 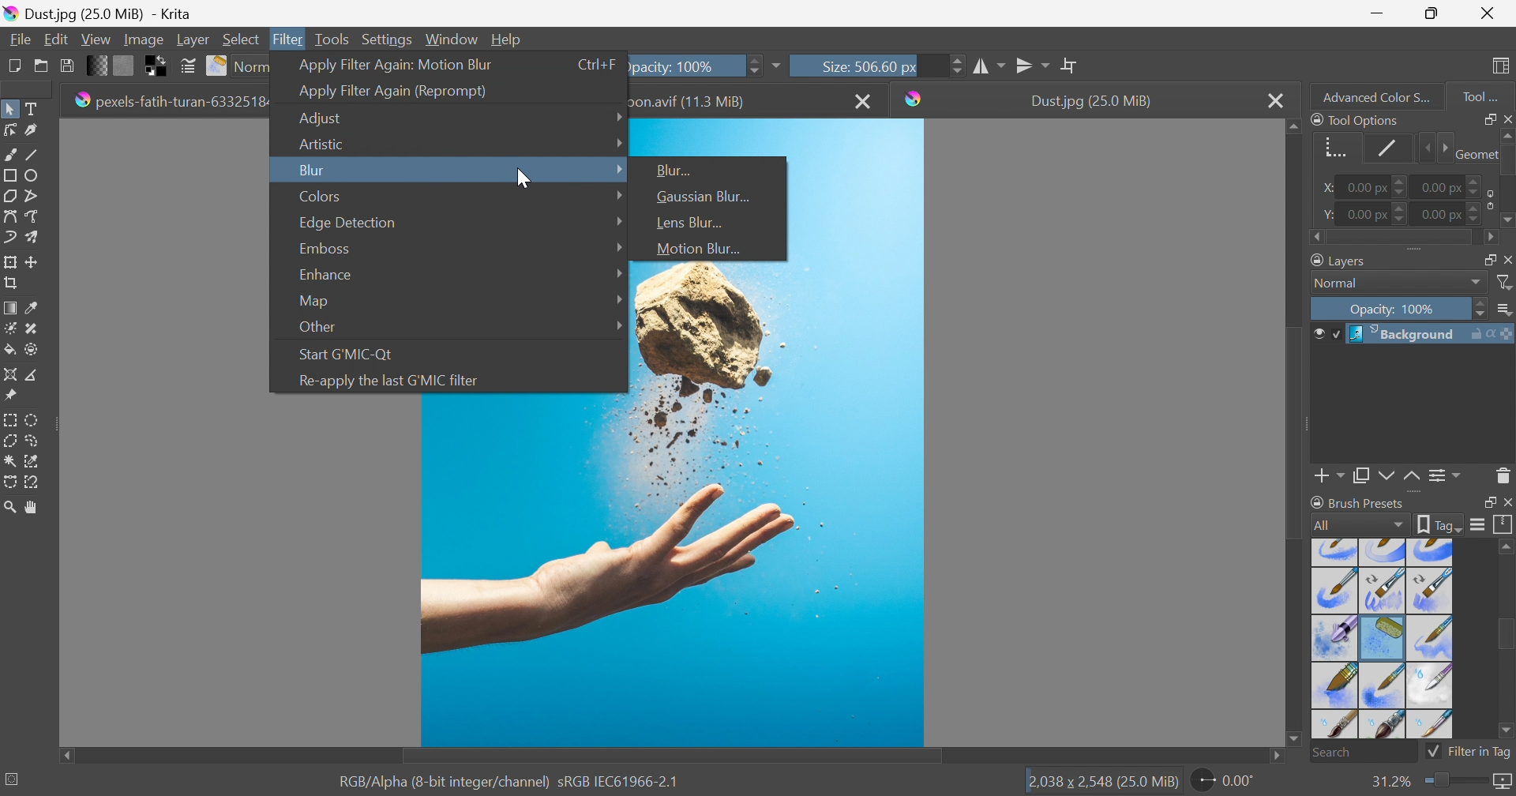 I want to click on 0.00 px, so click(x=1439, y=215).